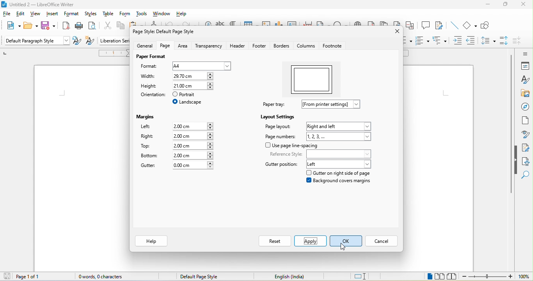  I want to click on paper tray, so click(275, 104).